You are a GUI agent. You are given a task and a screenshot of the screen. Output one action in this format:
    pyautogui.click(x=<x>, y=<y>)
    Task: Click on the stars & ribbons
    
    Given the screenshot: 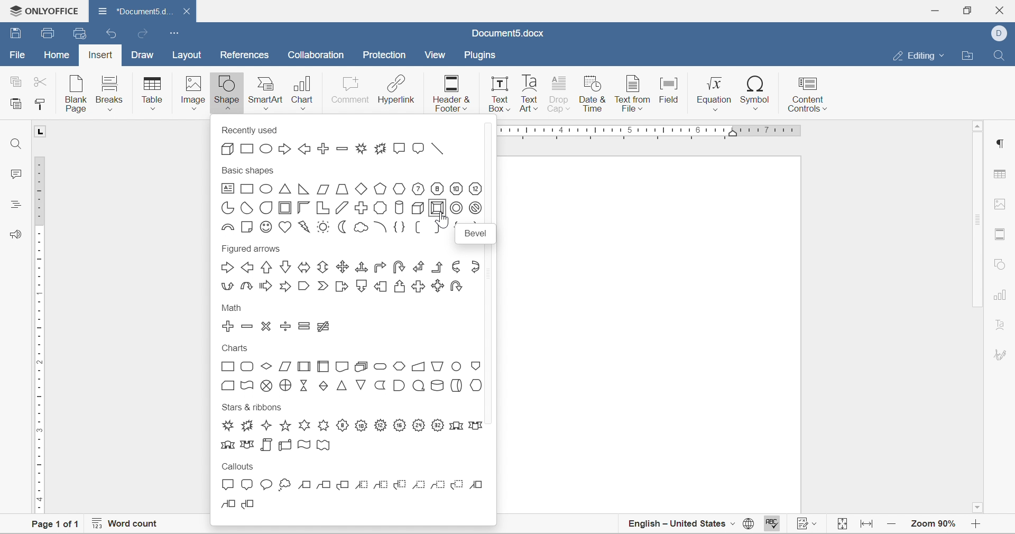 What is the action you would take?
    pyautogui.click(x=349, y=429)
    